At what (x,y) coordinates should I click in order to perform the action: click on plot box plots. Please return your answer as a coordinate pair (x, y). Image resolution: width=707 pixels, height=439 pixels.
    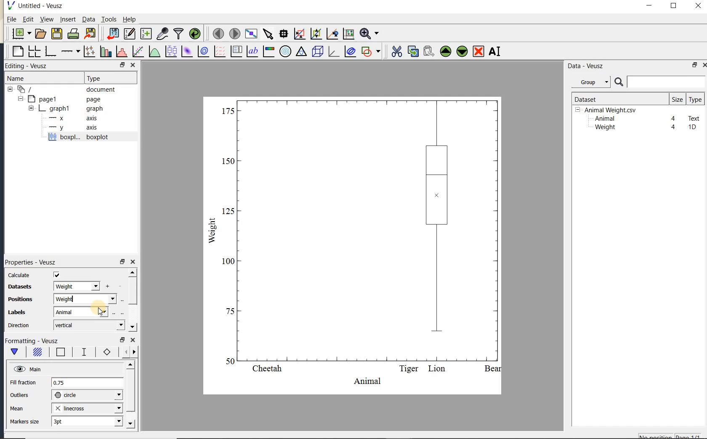
    Looking at the image, I should click on (170, 52).